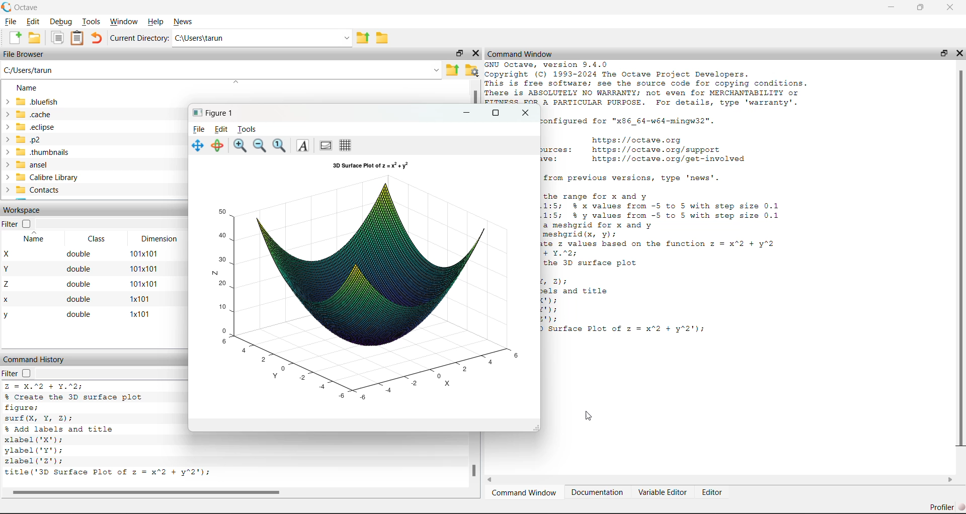 The image size is (966, 514). What do you see at coordinates (590, 415) in the screenshot?
I see `Cursor` at bounding box center [590, 415].